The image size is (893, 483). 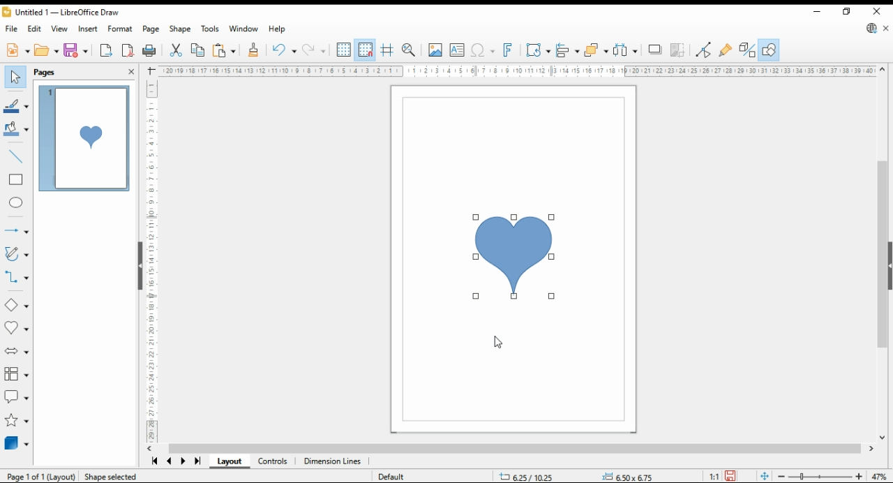 I want to click on pages, so click(x=56, y=72).